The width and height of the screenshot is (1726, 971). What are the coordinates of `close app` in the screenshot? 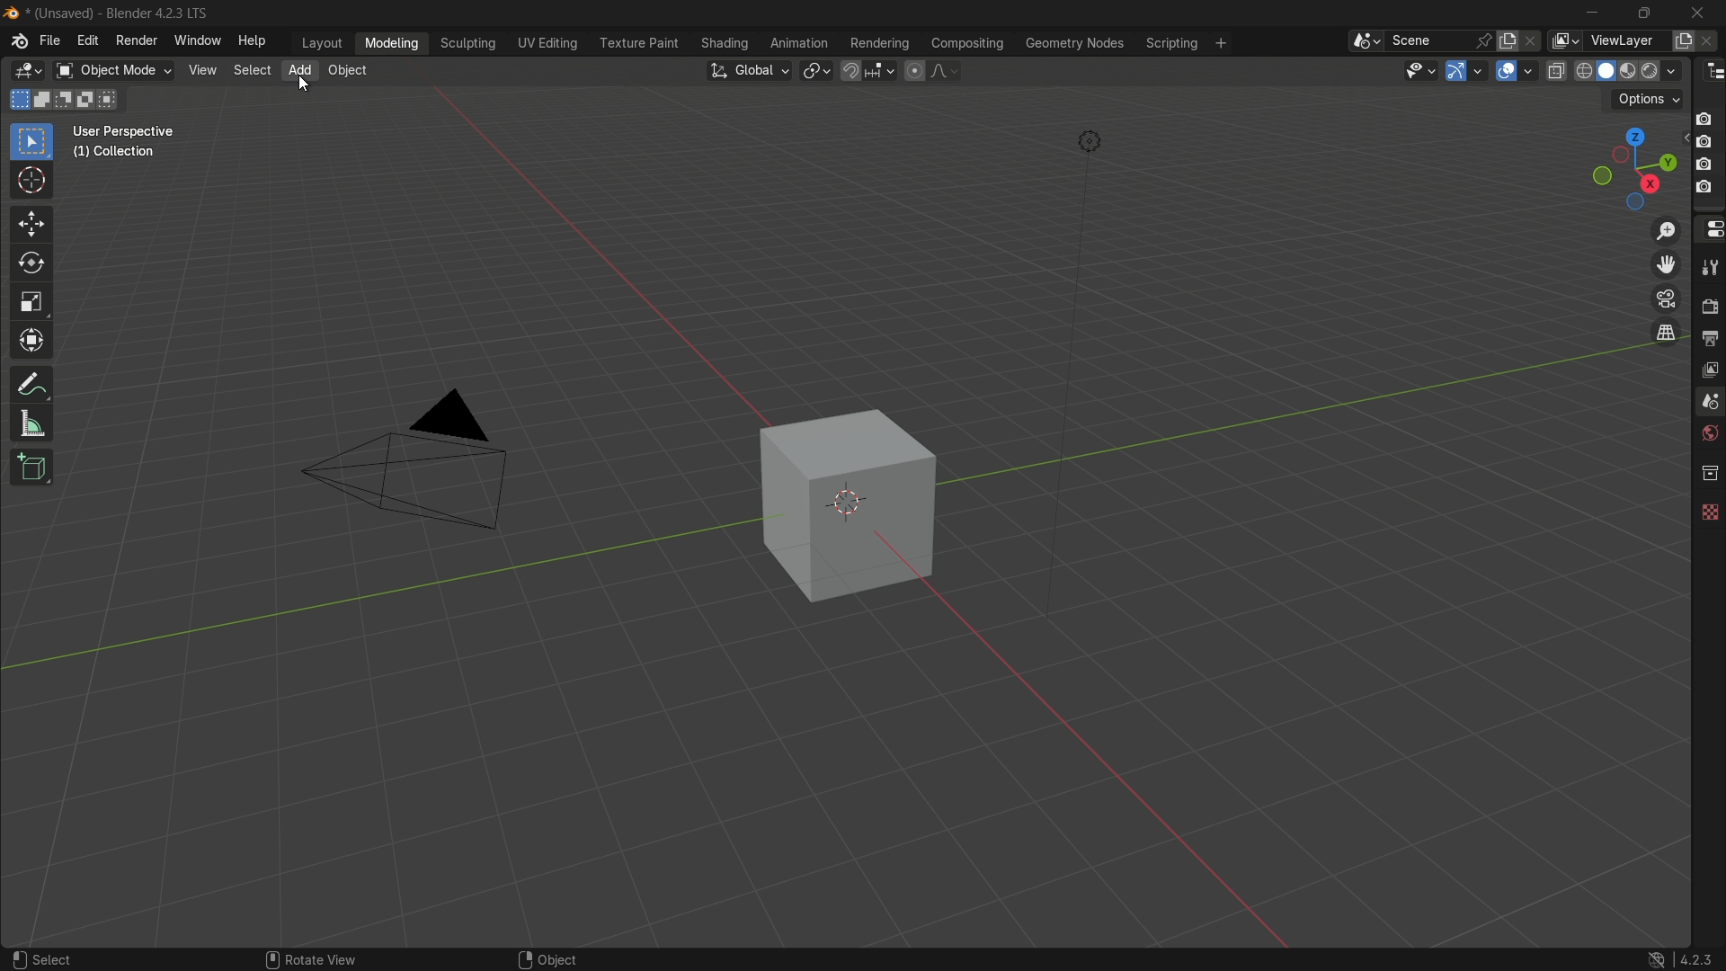 It's located at (1701, 13).